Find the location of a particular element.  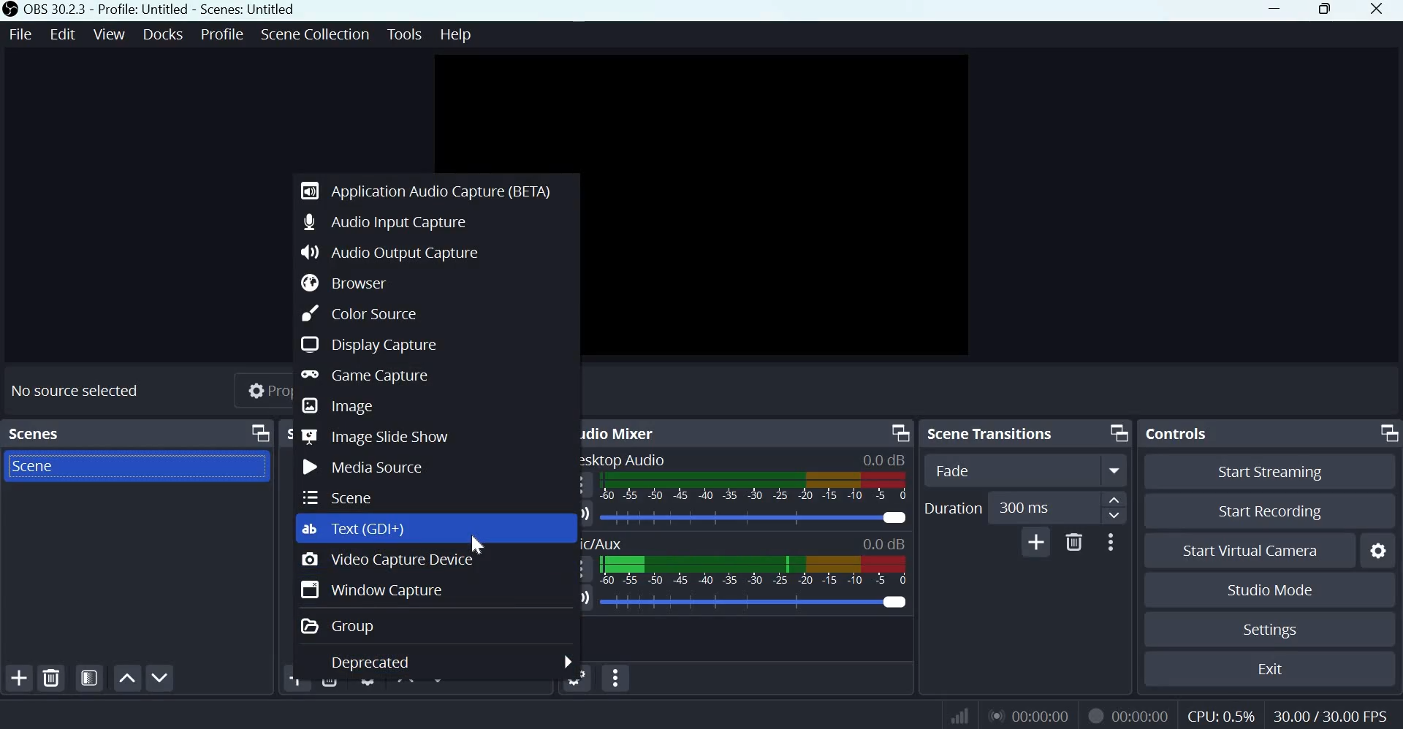

increase is located at coordinates (1115, 500).